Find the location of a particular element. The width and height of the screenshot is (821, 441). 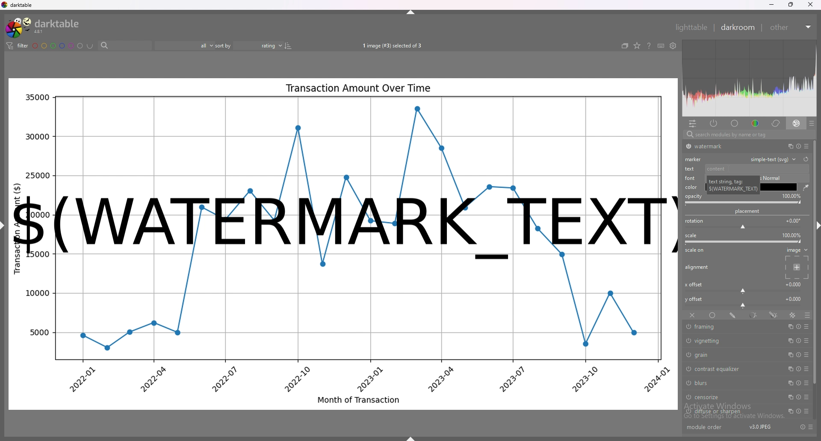

switch off is located at coordinates (688, 147).